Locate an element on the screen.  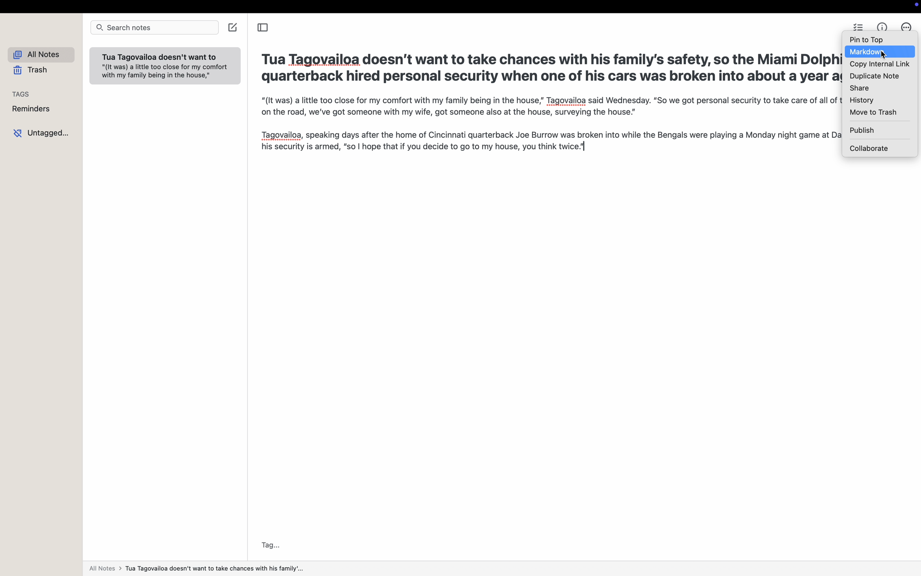
search bar is located at coordinates (153, 27).